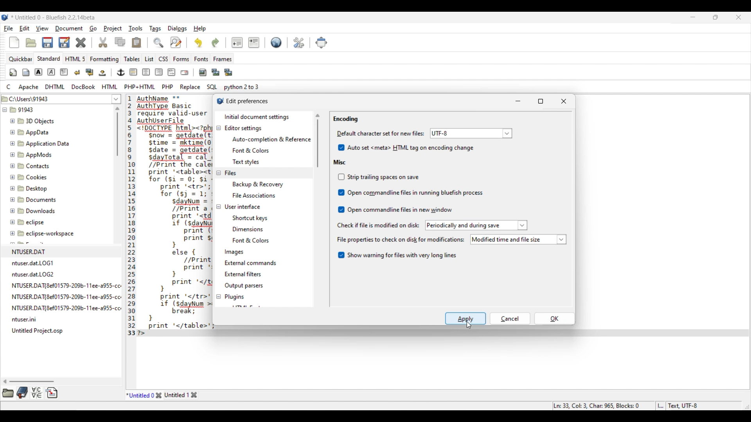  What do you see at coordinates (117, 132) in the screenshot?
I see `Vertical slide bar` at bounding box center [117, 132].